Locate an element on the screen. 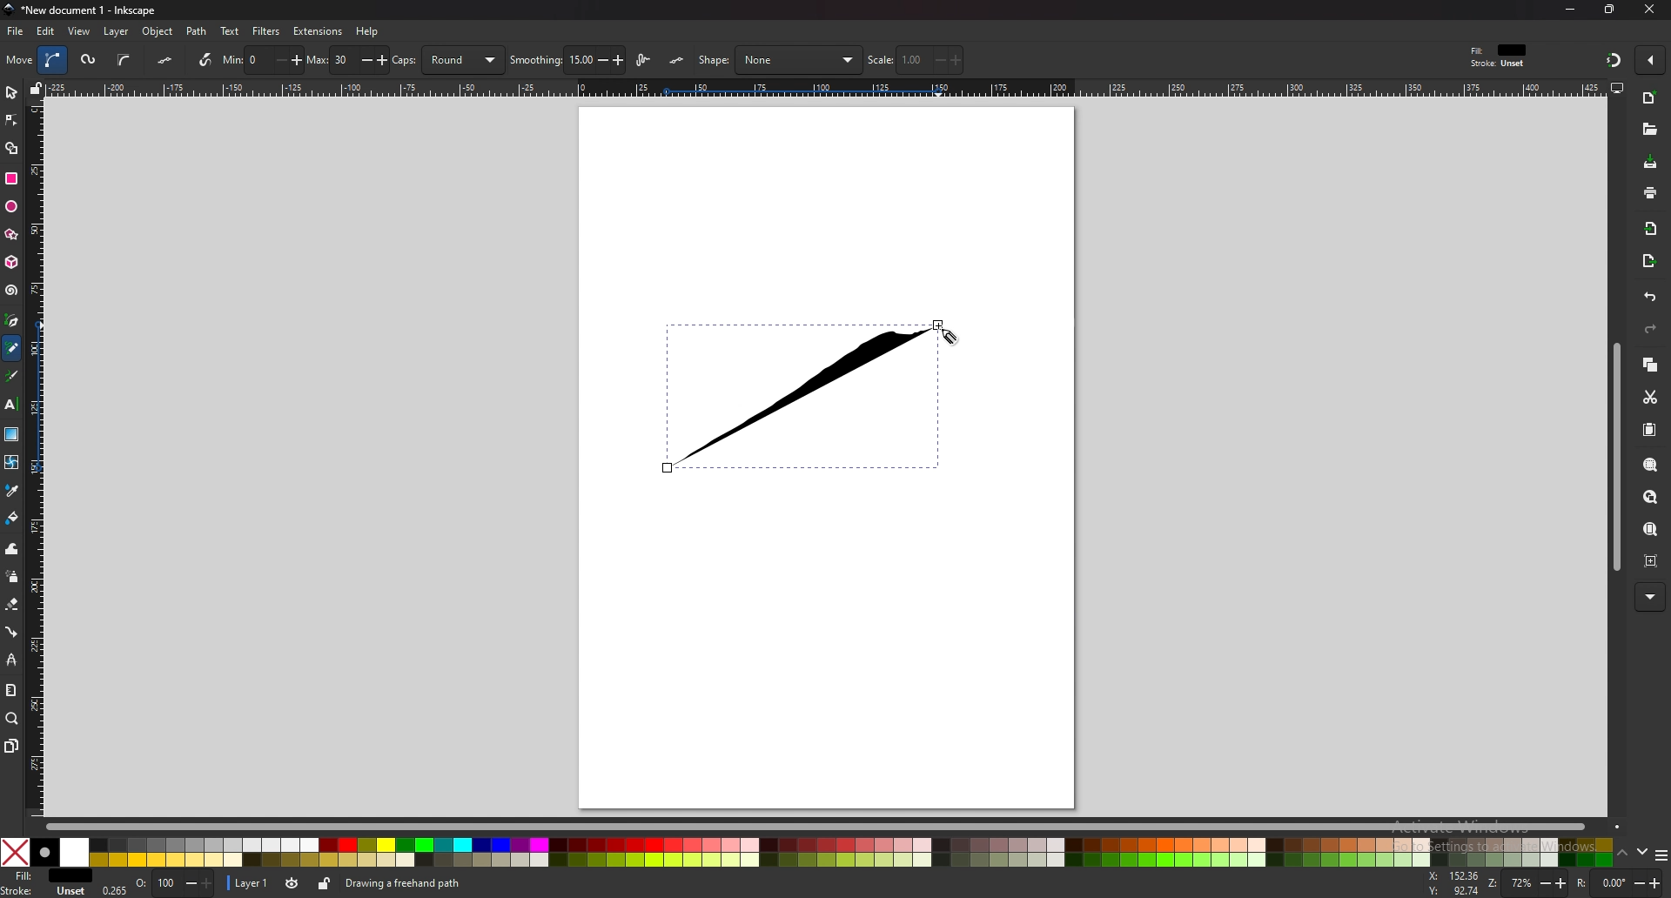  scale is located at coordinates (916, 59).